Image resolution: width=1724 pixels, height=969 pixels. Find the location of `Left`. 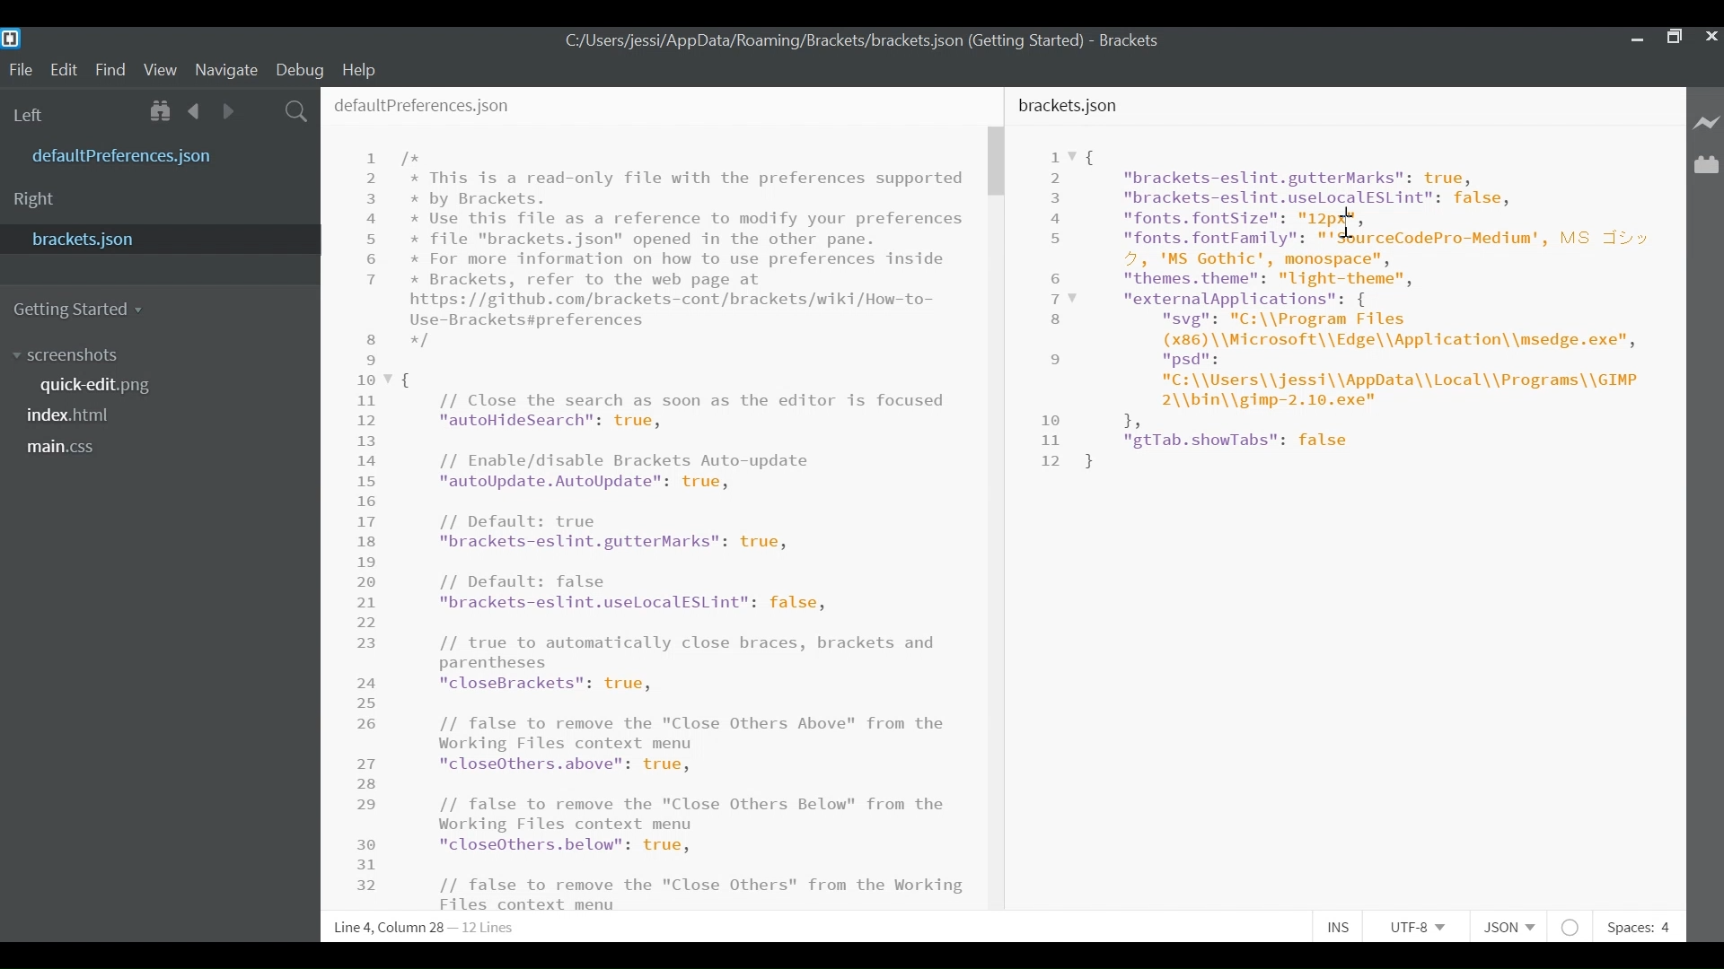

Left is located at coordinates (31, 116).